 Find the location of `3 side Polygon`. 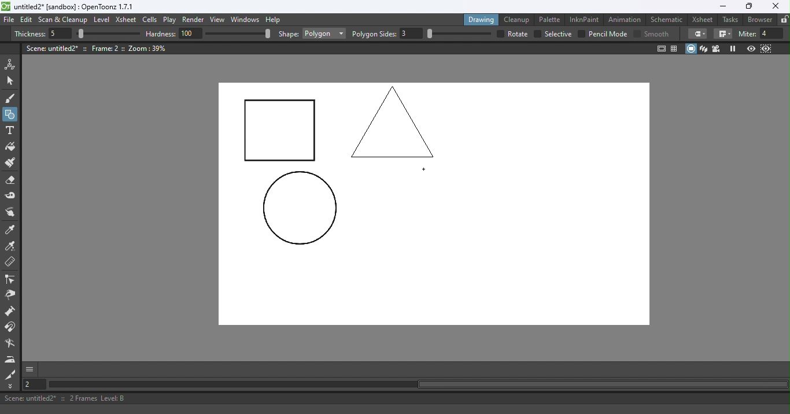

3 side Polygon is located at coordinates (393, 121).